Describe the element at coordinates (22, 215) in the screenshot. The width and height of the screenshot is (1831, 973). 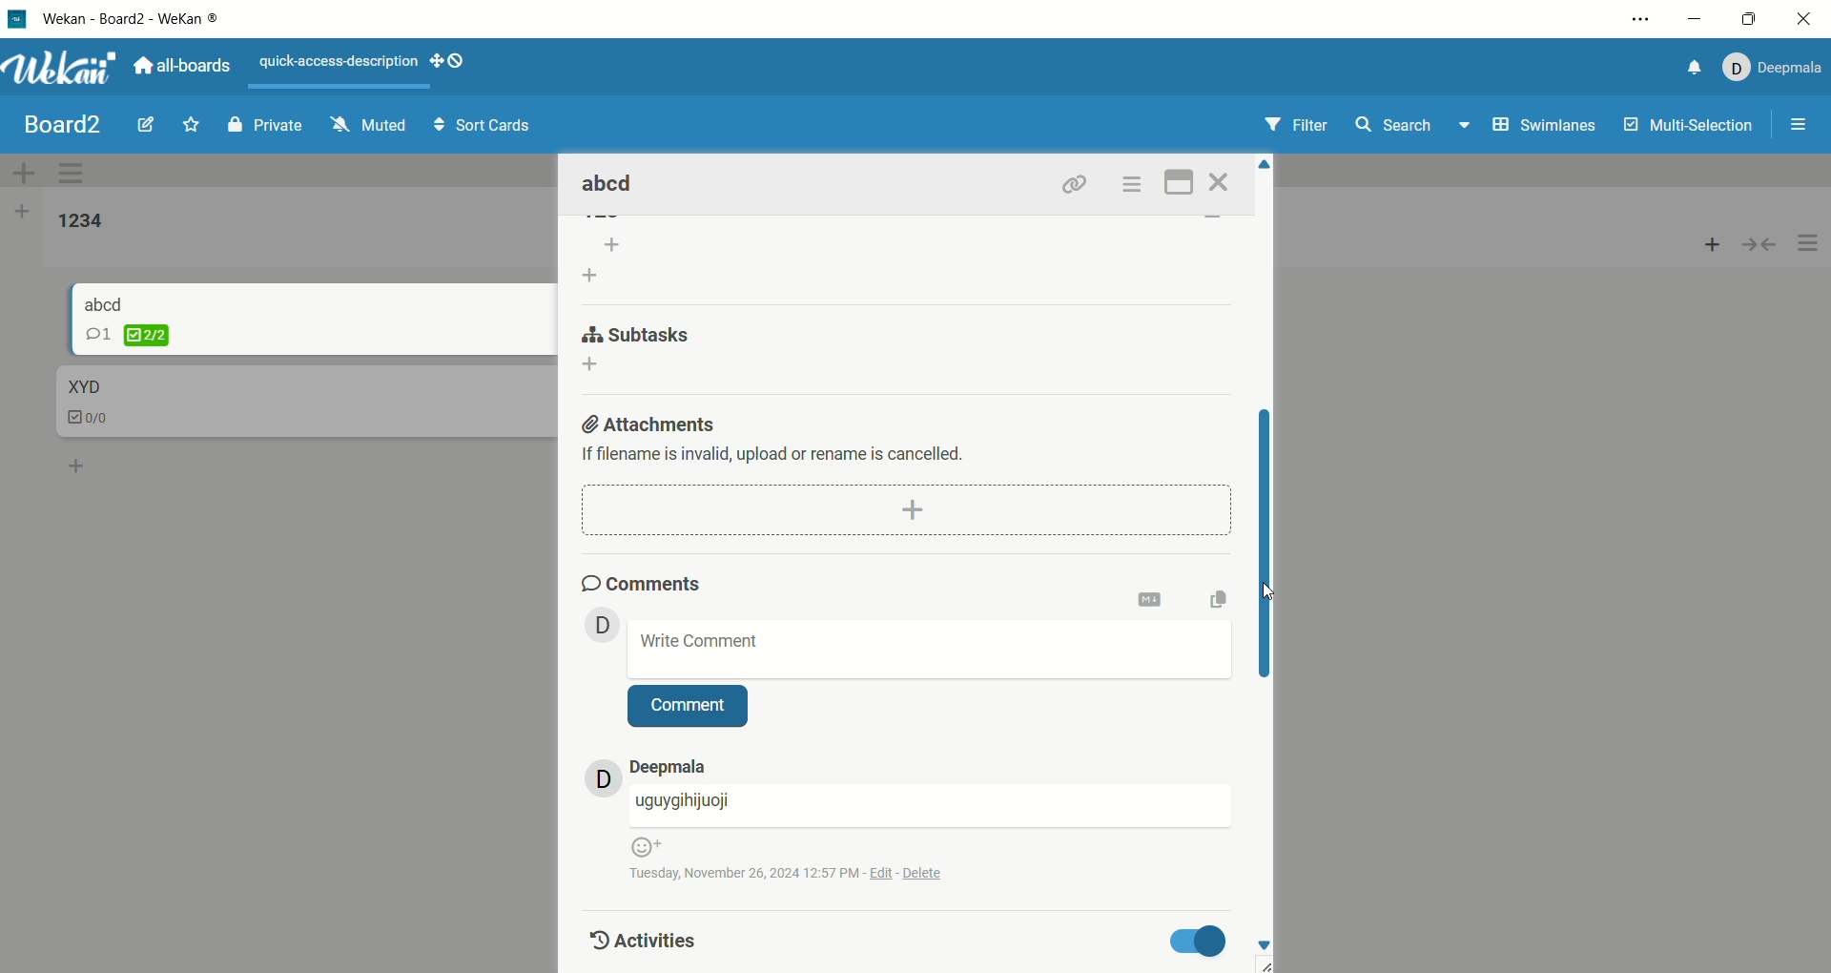
I see `add list` at that location.